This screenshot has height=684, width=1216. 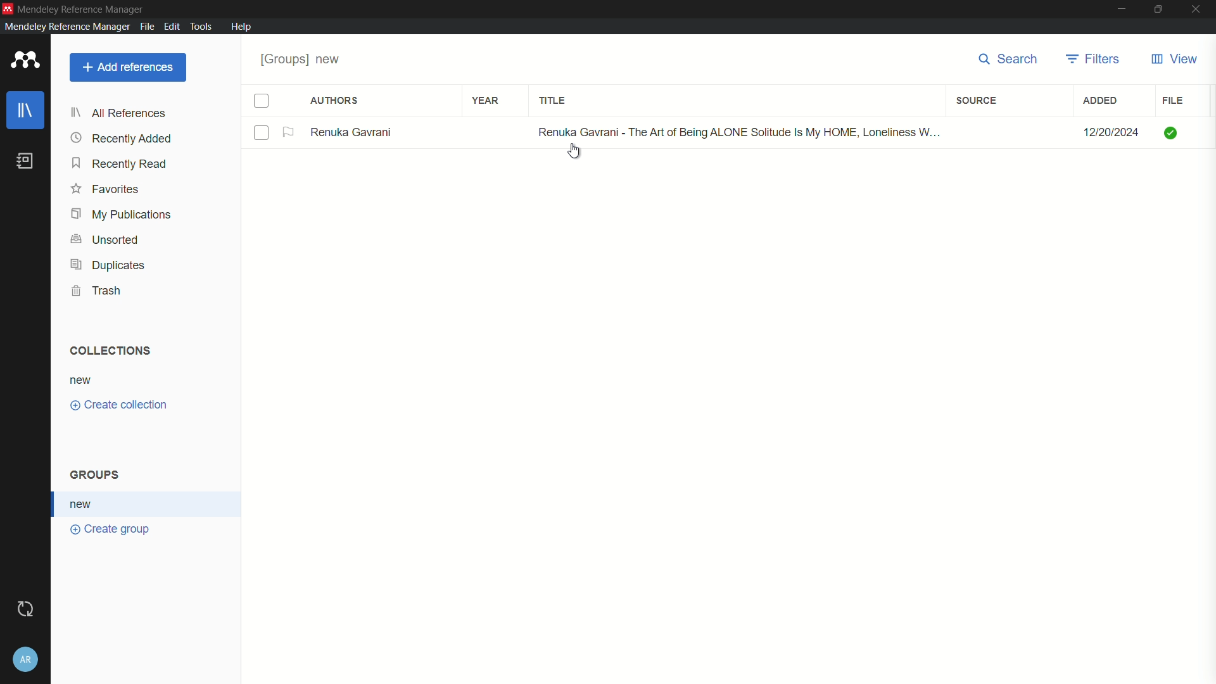 What do you see at coordinates (8, 8) in the screenshot?
I see `app icon` at bounding box center [8, 8].